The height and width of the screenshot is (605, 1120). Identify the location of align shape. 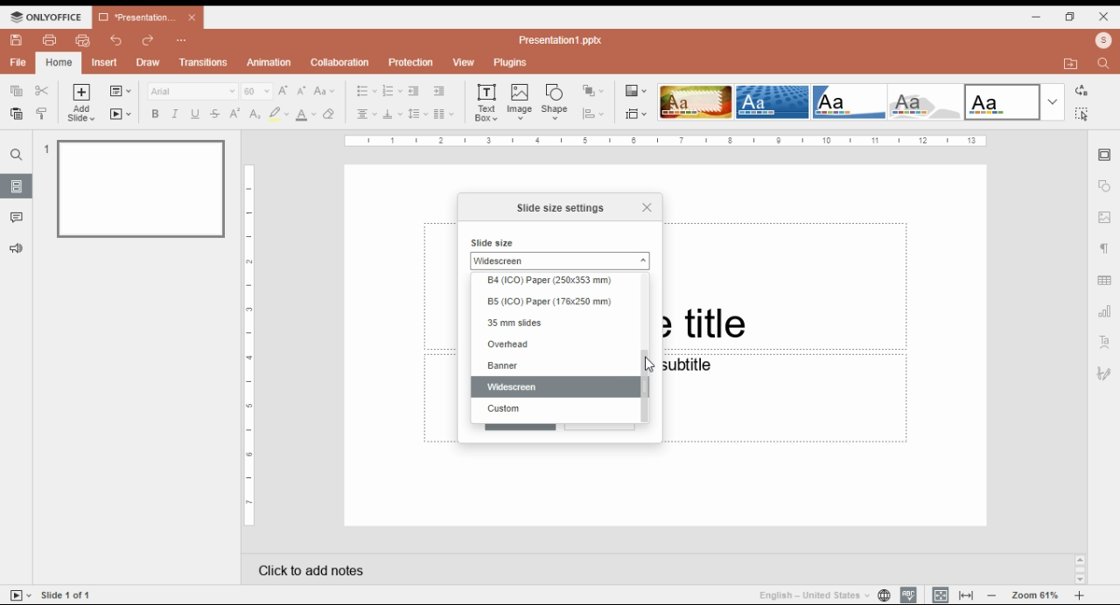
(595, 114).